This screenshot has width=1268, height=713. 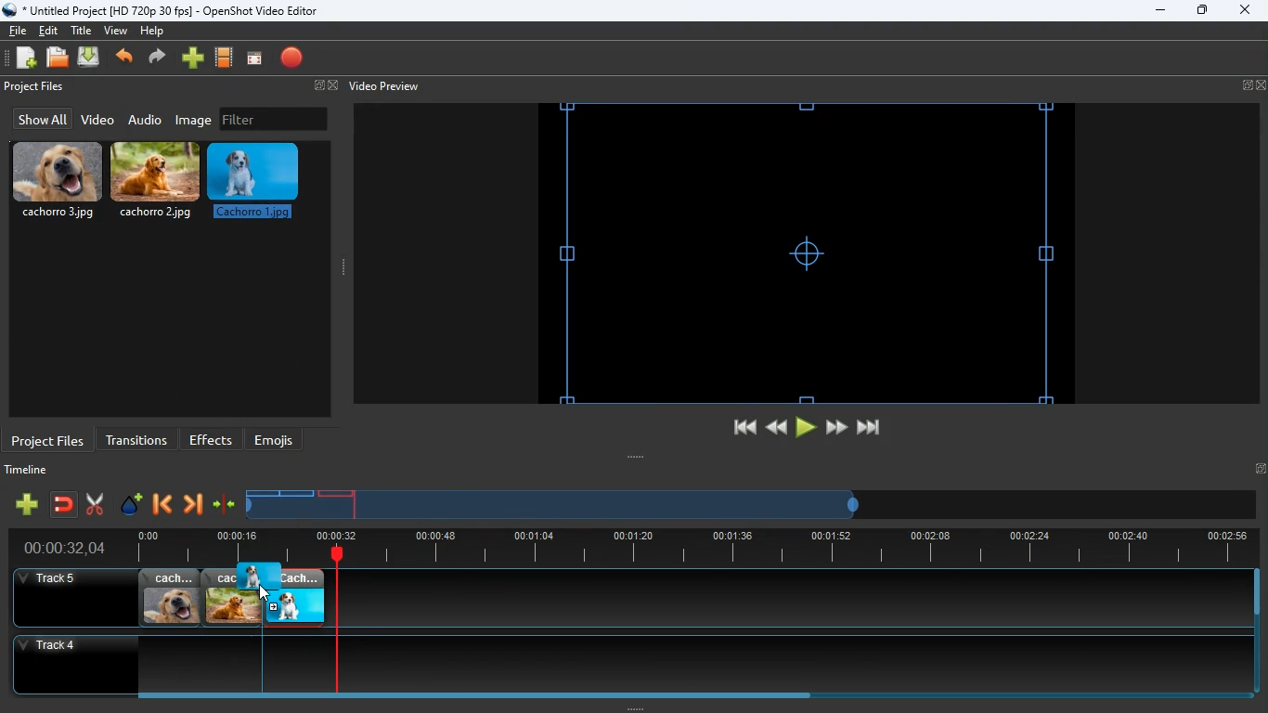 What do you see at coordinates (48, 439) in the screenshot?
I see `project files` at bounding box center [48, 439].